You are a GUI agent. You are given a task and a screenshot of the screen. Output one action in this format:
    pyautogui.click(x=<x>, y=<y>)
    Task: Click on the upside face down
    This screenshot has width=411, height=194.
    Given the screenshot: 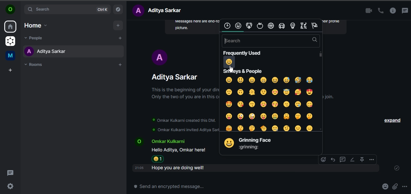 What is the action you would take?
    pyautogui.click(x=240, y=92)
    